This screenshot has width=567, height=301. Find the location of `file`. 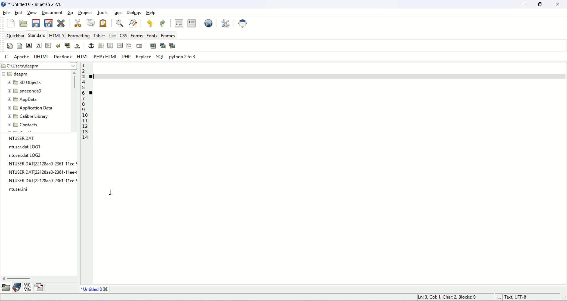

file is located at coordinates (6, 12).